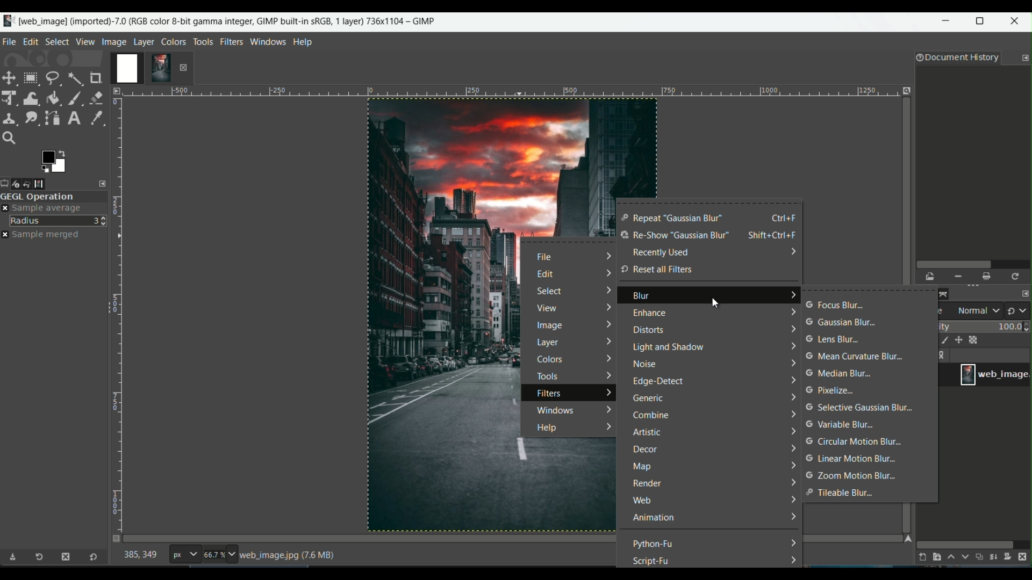 Image resolution: width=1032 pixels, height=580 pixels. I want to click on text tool, so click(73, 118).